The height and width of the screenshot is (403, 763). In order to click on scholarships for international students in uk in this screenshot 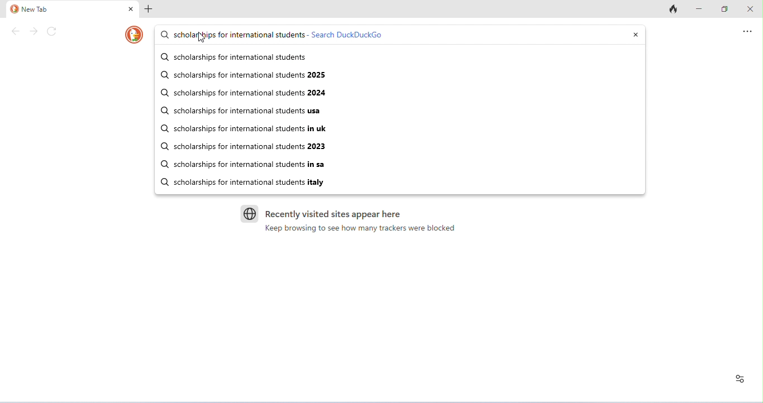, I will do `click(250, 129)`.